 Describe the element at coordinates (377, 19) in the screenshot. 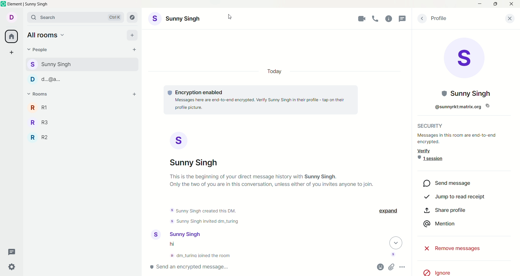

I see `Call` at that location.